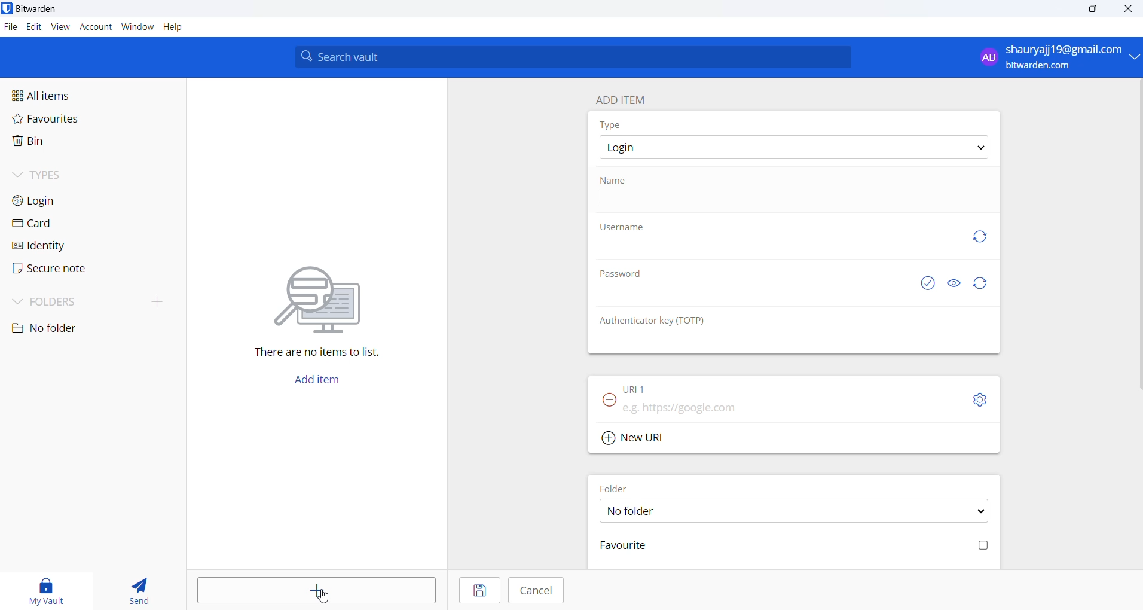  Describe the element at coordinates (318, 591) in the screenshot. I see `add entry` at that location.